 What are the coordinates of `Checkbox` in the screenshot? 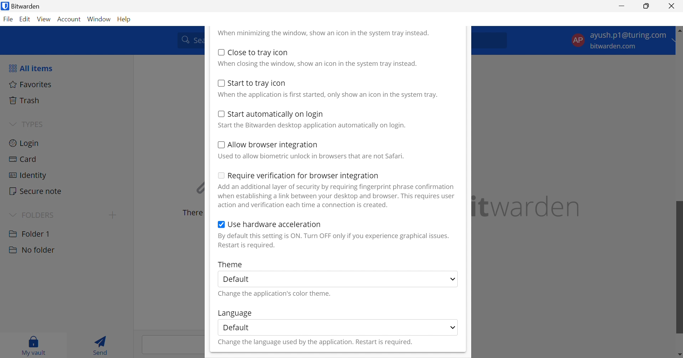 It's located at (220, 175).